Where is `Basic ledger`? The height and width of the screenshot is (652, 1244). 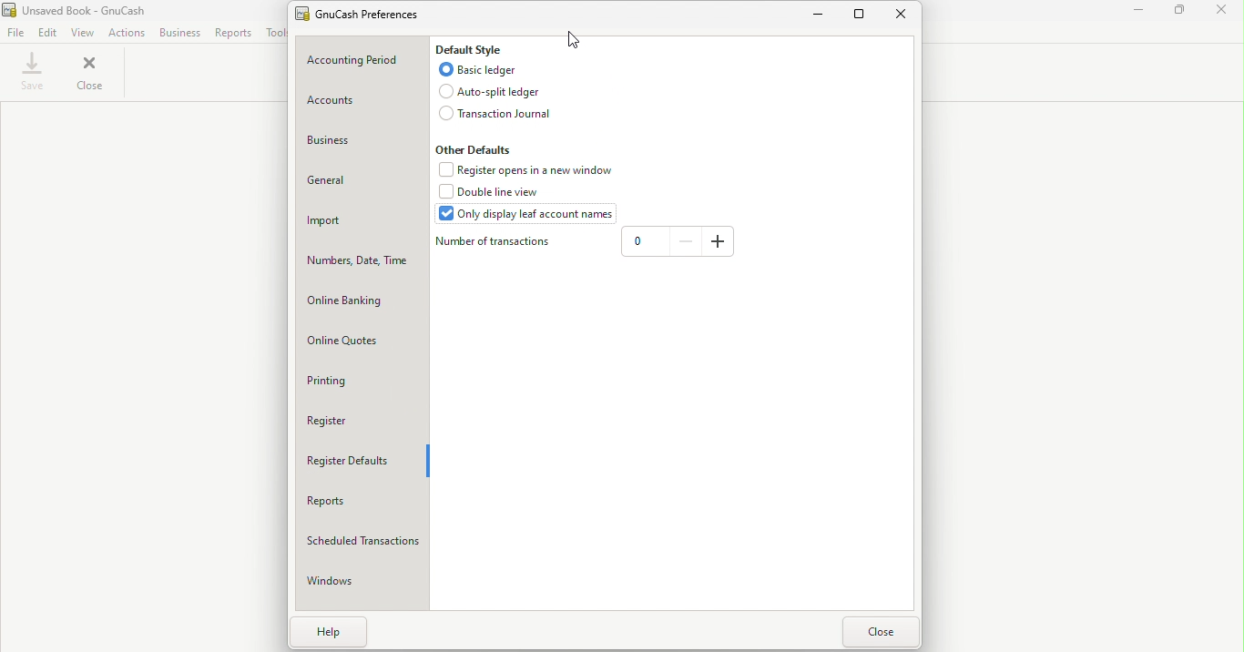
Basic ledger is located at coordinates (474, 69).